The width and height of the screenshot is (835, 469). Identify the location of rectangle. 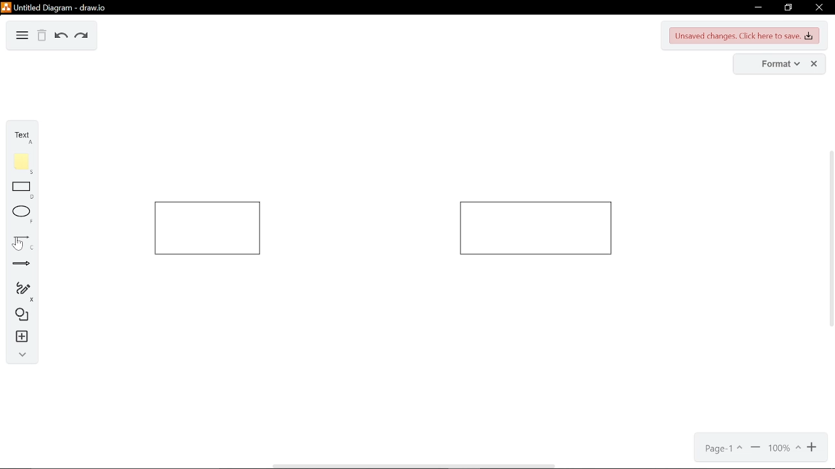
(20, 192).